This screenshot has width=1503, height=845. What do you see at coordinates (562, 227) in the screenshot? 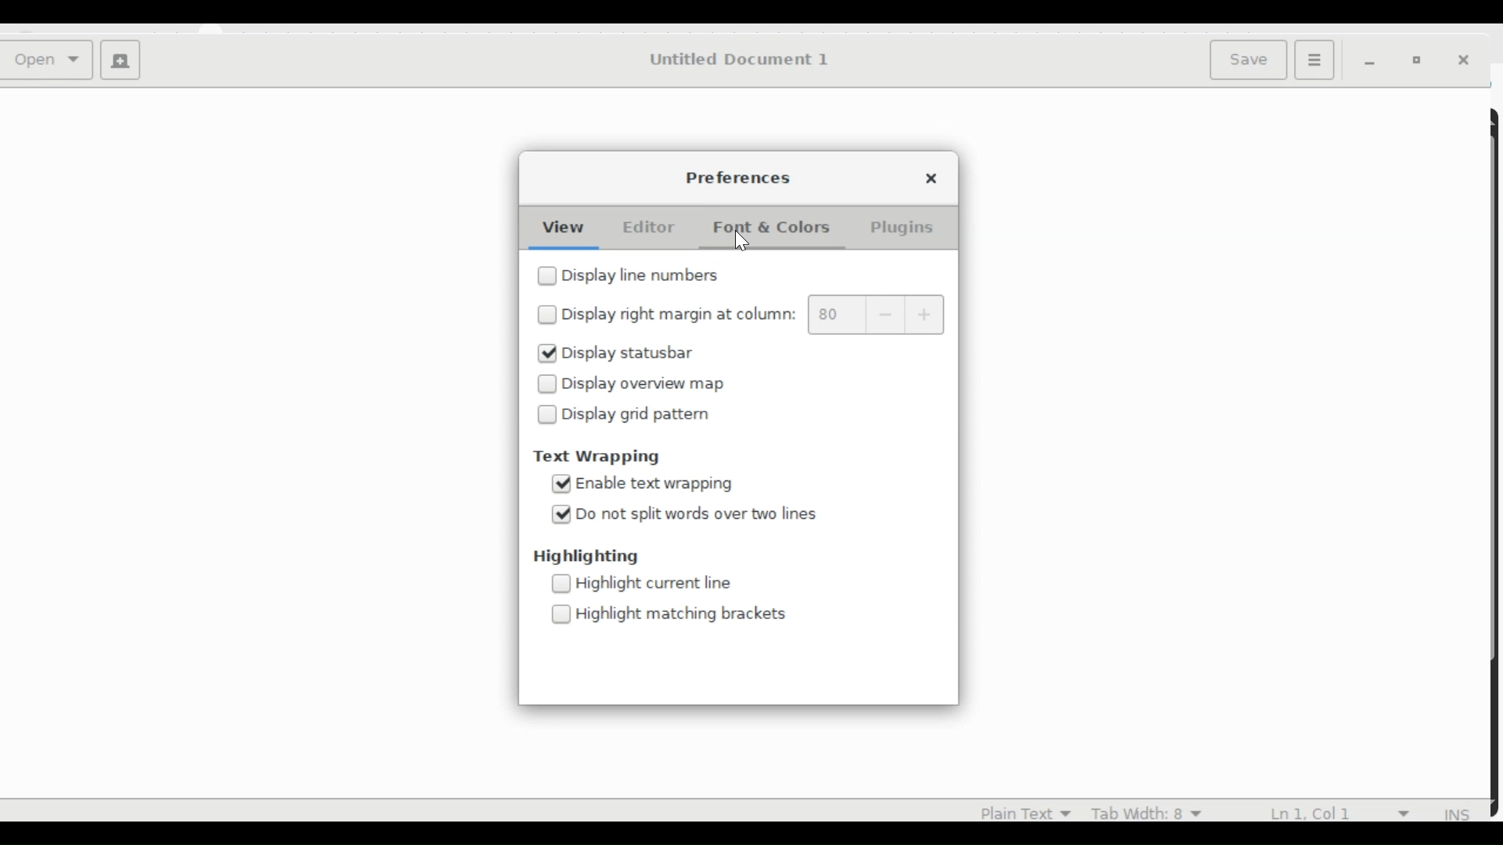
I see `current selected View tab` at bounding box center [562, 227].